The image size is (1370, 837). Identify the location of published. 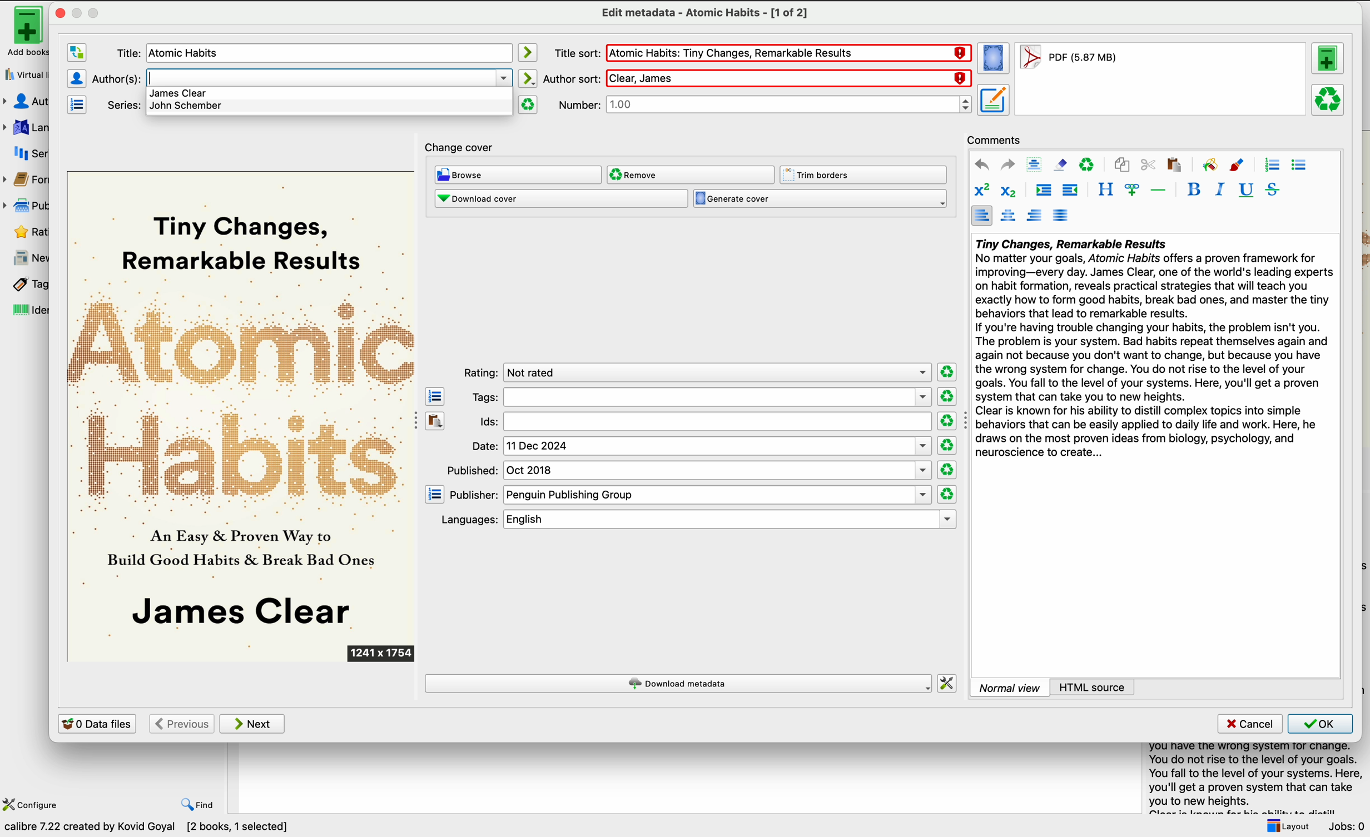
(690, 470).